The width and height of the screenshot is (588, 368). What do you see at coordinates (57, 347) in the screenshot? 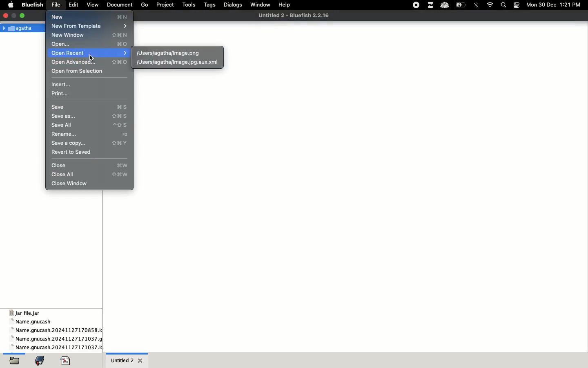
I see `name` at bounding box center [57, 347].